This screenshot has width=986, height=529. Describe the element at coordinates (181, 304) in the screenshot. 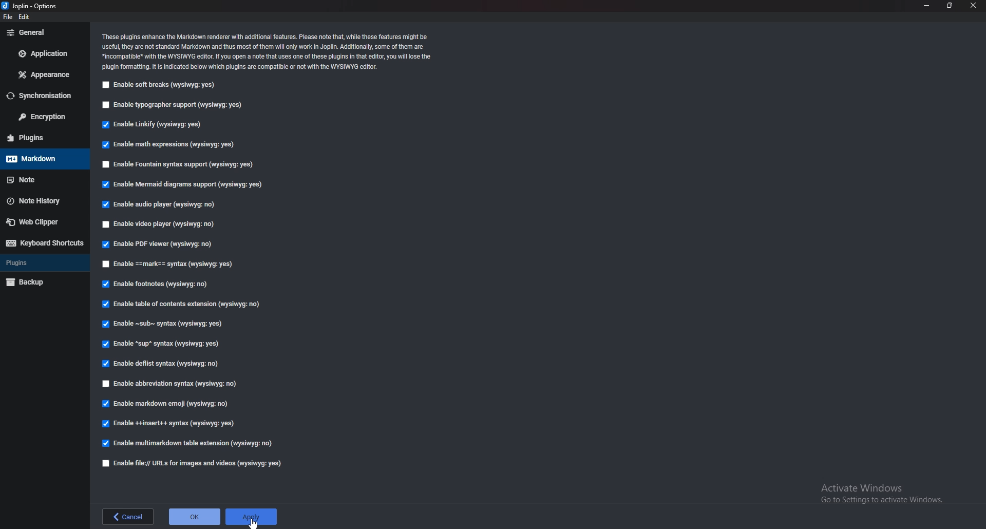

I see `Enable table of contents extension (wysiqyg:no)` at that location.